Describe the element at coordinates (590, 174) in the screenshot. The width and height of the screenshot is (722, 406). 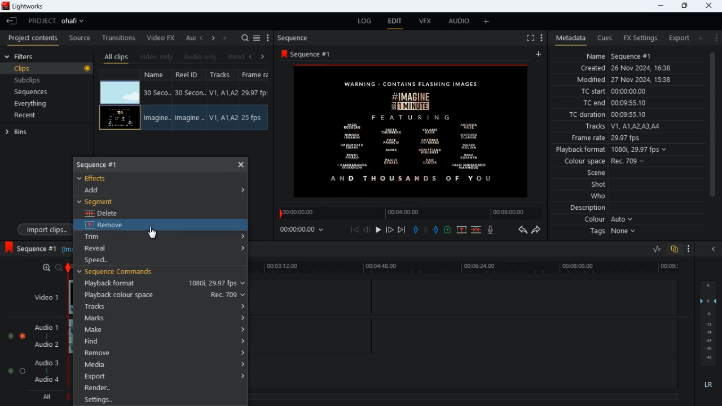
I see `scene` at that location.